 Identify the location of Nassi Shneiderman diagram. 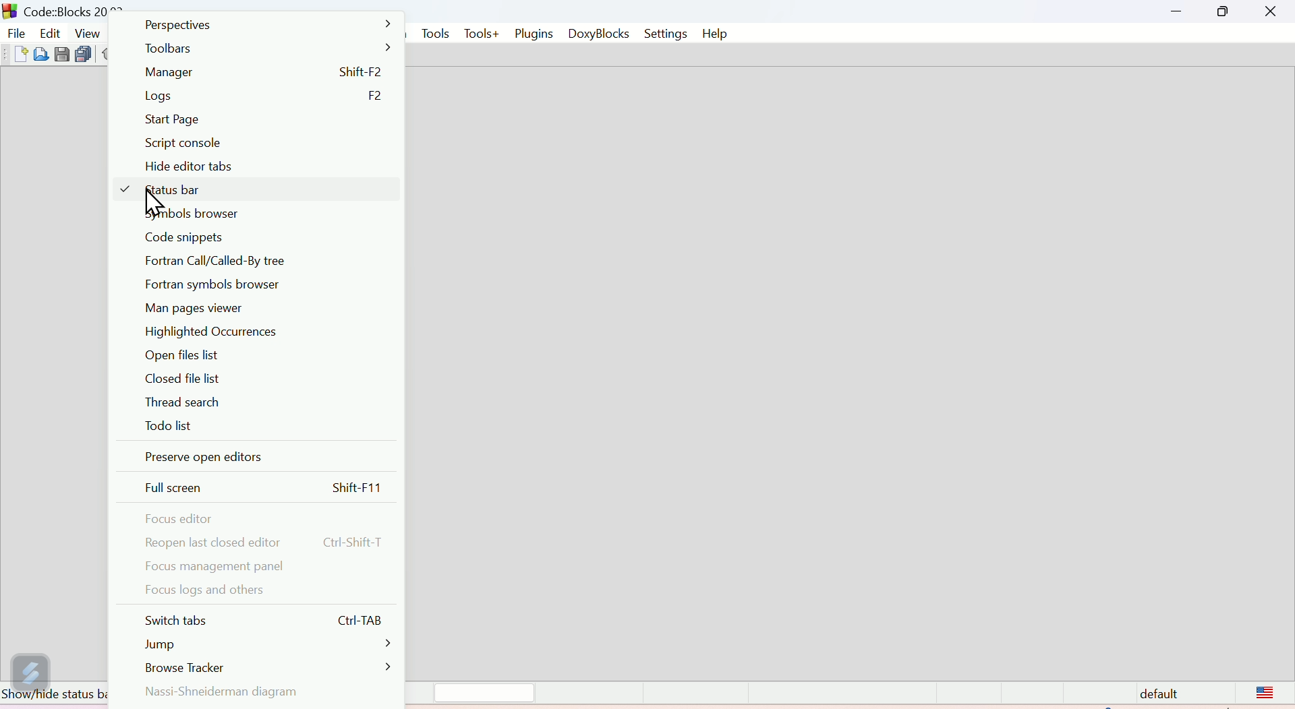
(237, 690).